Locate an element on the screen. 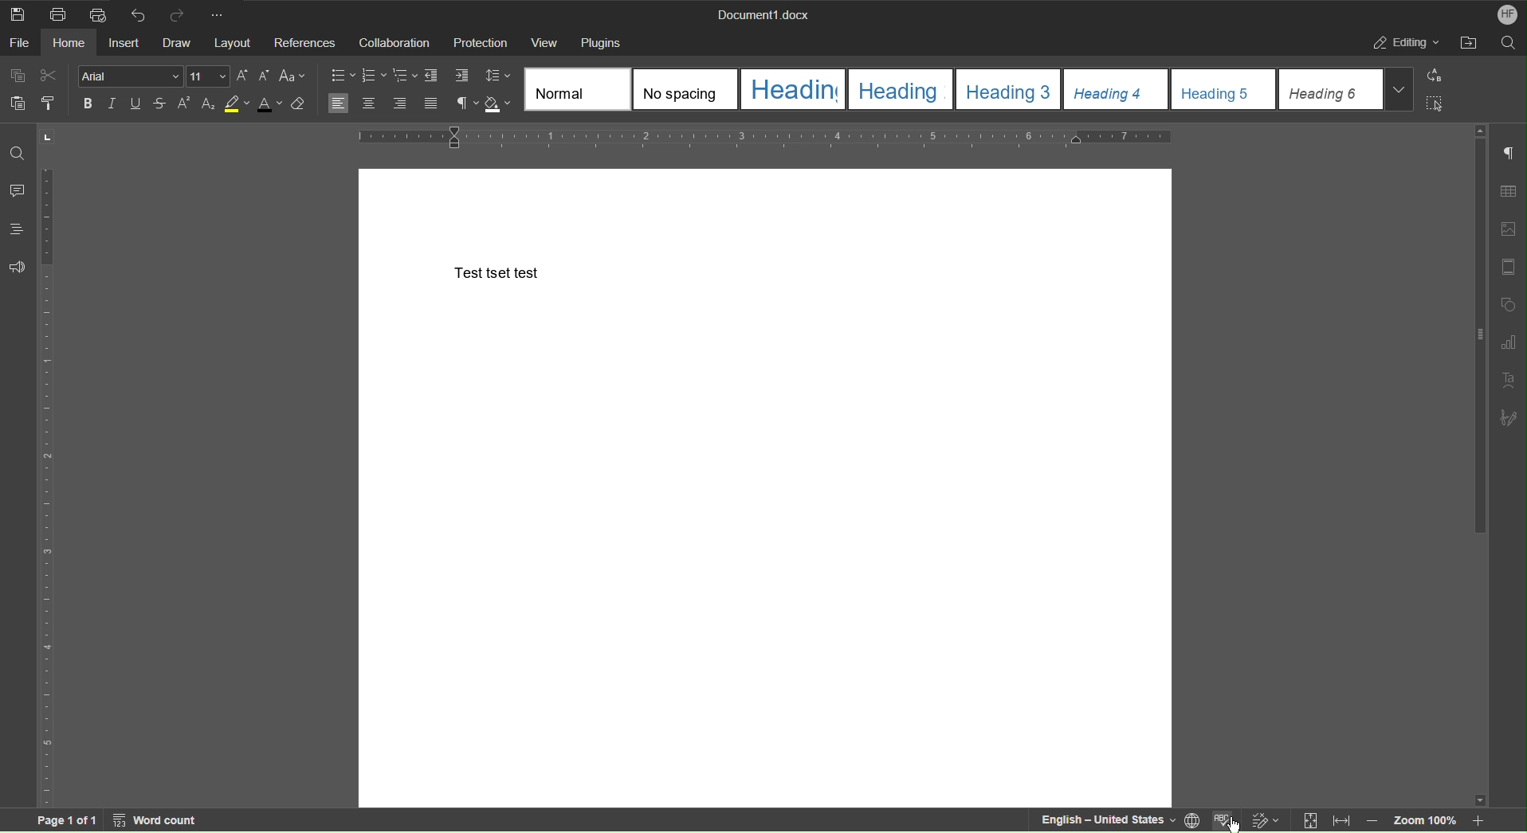  Layout is located at coordinates (236, 44).